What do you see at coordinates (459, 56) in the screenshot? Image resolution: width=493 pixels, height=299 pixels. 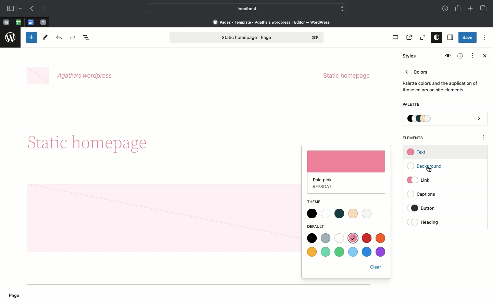 I see `Revisions` at bounding box center [459, 56].